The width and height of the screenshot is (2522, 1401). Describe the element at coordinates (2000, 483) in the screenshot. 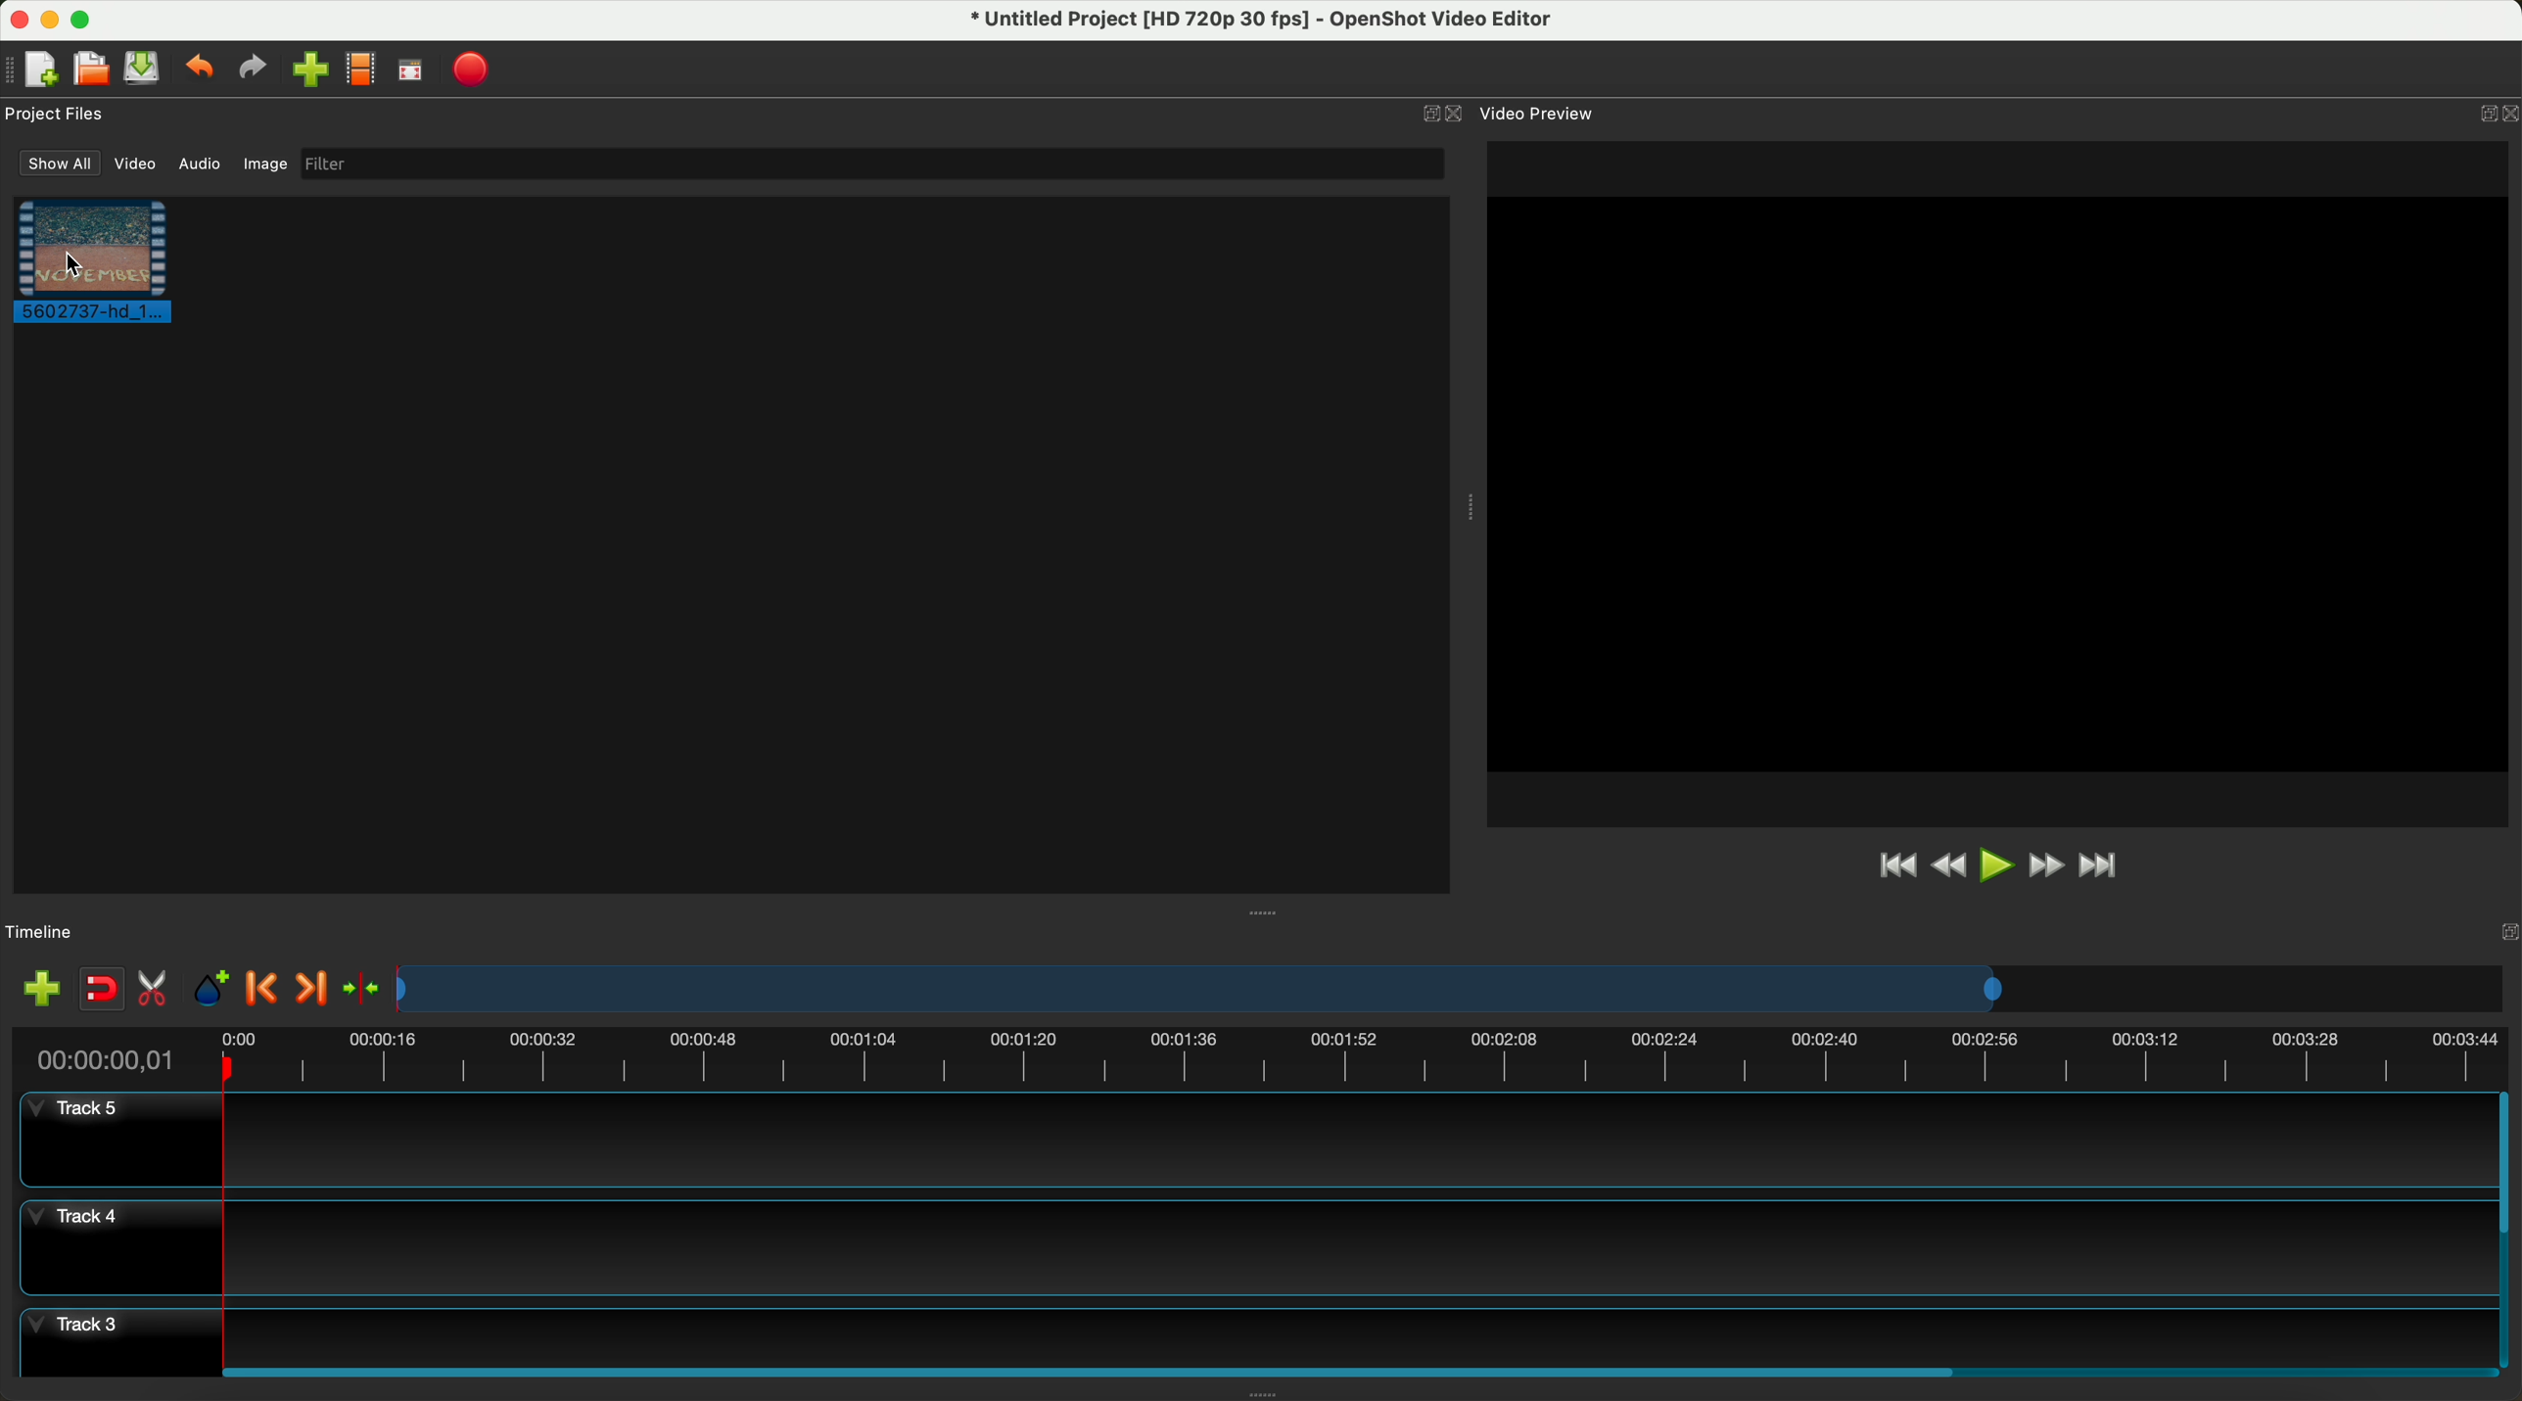

I see `video previw` at that location.